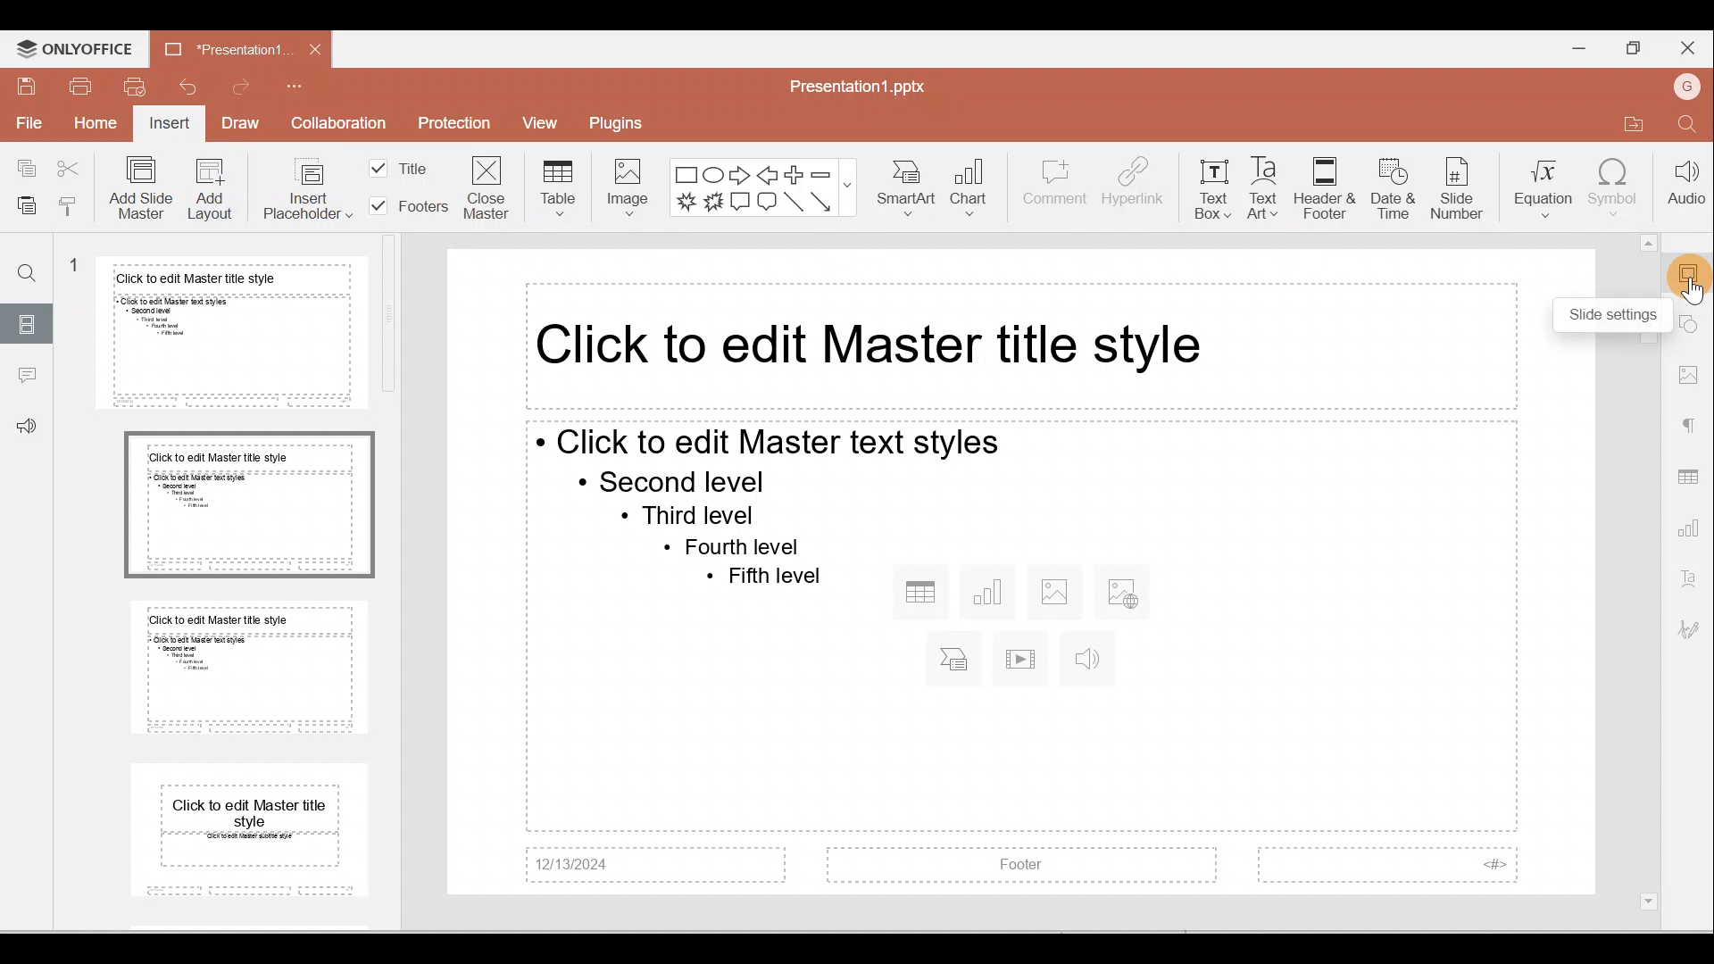 This screenshot has height=964, width=1714. What do you see at coordinates (405, 206) in the screenshot?
I see `Footers` at bounding box center [405, 206].